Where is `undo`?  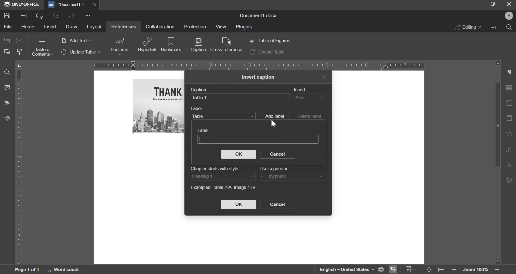 undo is located at coordinates (56, 16).